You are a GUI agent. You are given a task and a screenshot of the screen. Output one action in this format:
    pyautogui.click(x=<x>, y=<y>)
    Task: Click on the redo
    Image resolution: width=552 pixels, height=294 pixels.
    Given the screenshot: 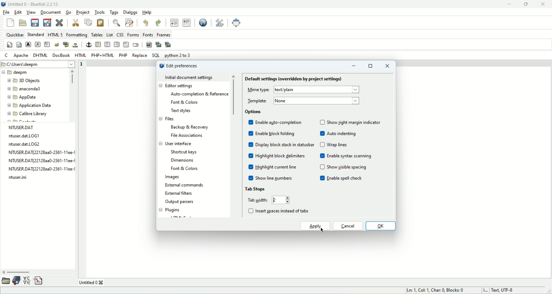 What is the action you would take?
    pyautogui.click(x=158, y=22)
    